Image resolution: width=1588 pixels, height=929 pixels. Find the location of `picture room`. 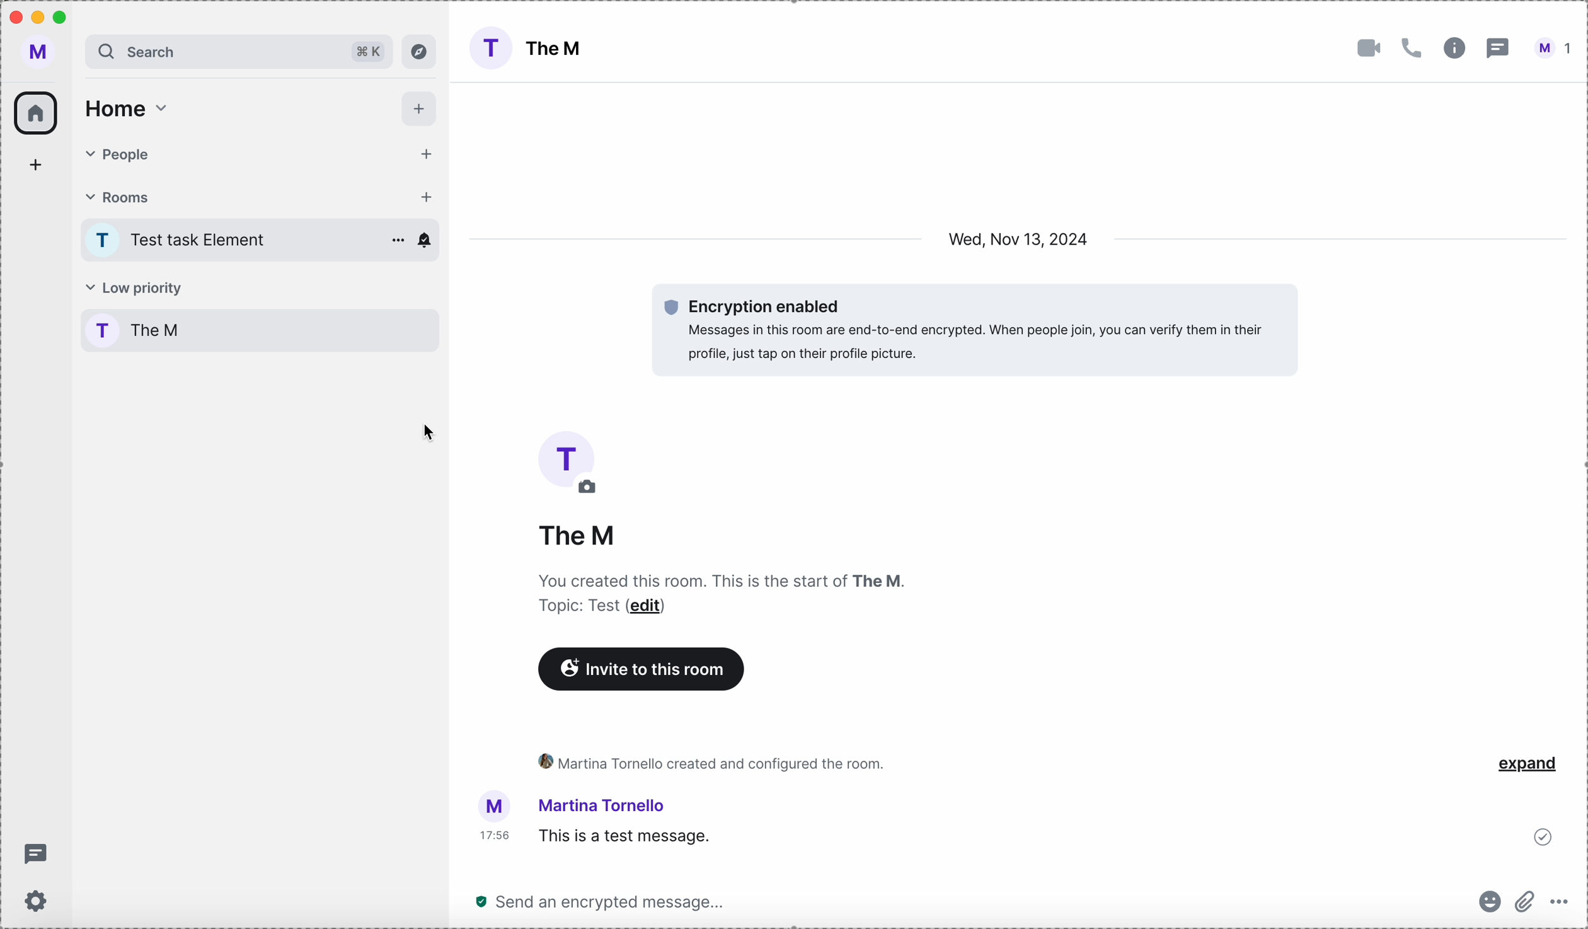

picture room is located at coordinates (567, 453).